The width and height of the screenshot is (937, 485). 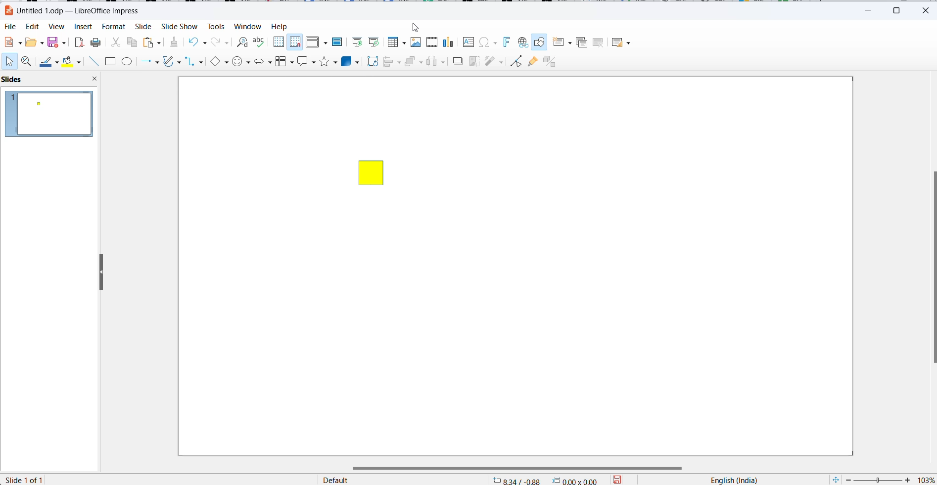 I want to click on arrange, so click(x=414, y=62).